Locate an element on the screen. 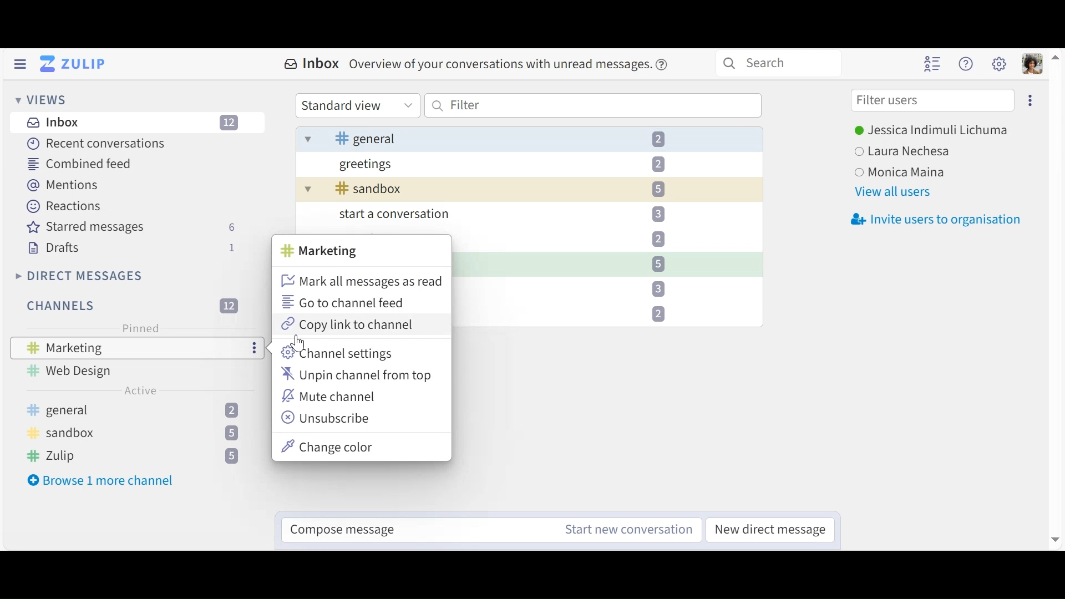 This screenshot has width=1065, height=599. Views is located at coordinates (40, 99).